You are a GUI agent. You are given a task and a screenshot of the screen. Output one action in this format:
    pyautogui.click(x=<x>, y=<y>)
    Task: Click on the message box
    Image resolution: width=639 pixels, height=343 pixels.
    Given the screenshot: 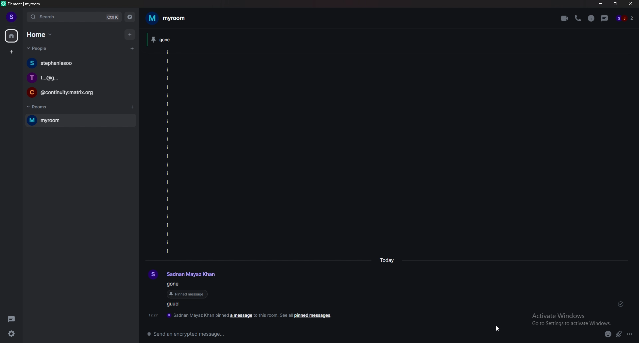 What is the action you would take?
    pyautogui.click(x=365, y=335)
    